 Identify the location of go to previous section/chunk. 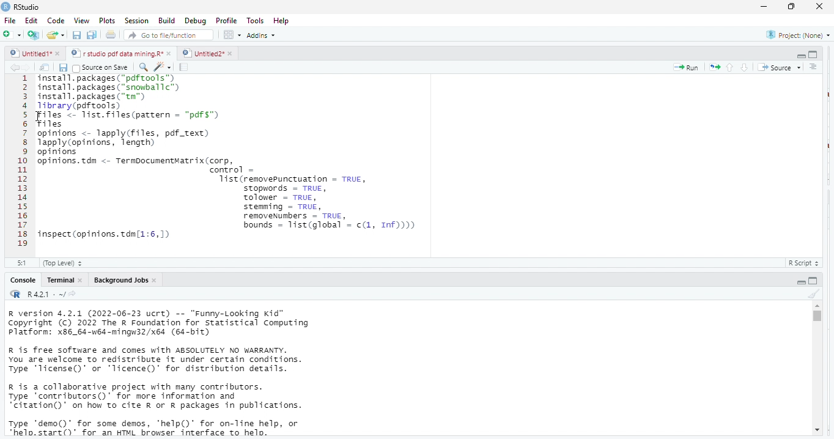
(729, 67).